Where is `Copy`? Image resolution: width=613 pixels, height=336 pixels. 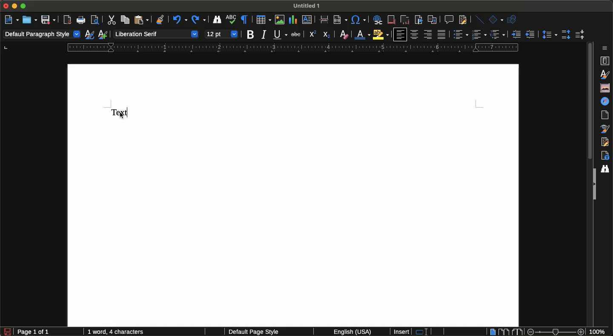
Copy is located at coordinates (124, 20).